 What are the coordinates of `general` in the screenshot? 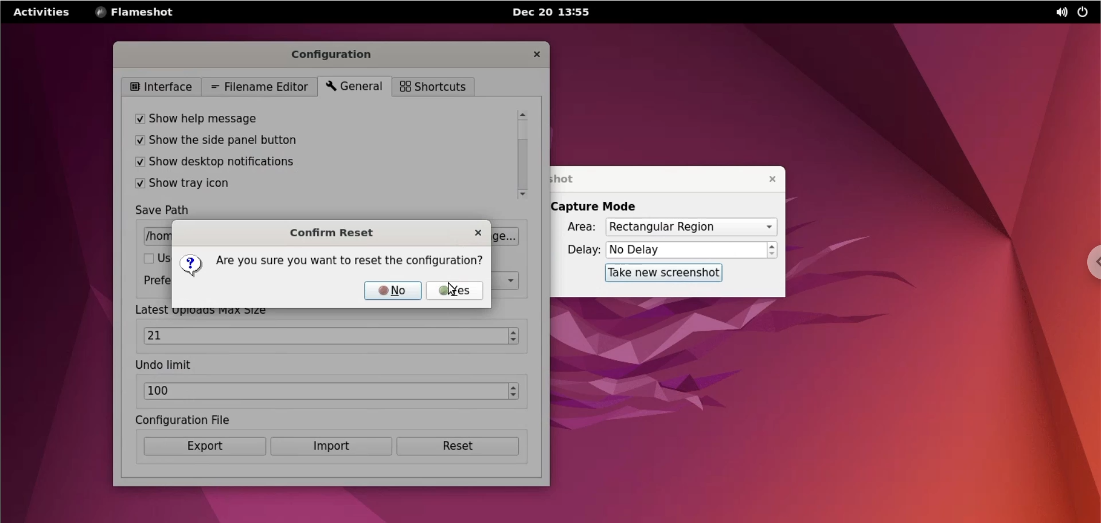 It's located at (355, 87).